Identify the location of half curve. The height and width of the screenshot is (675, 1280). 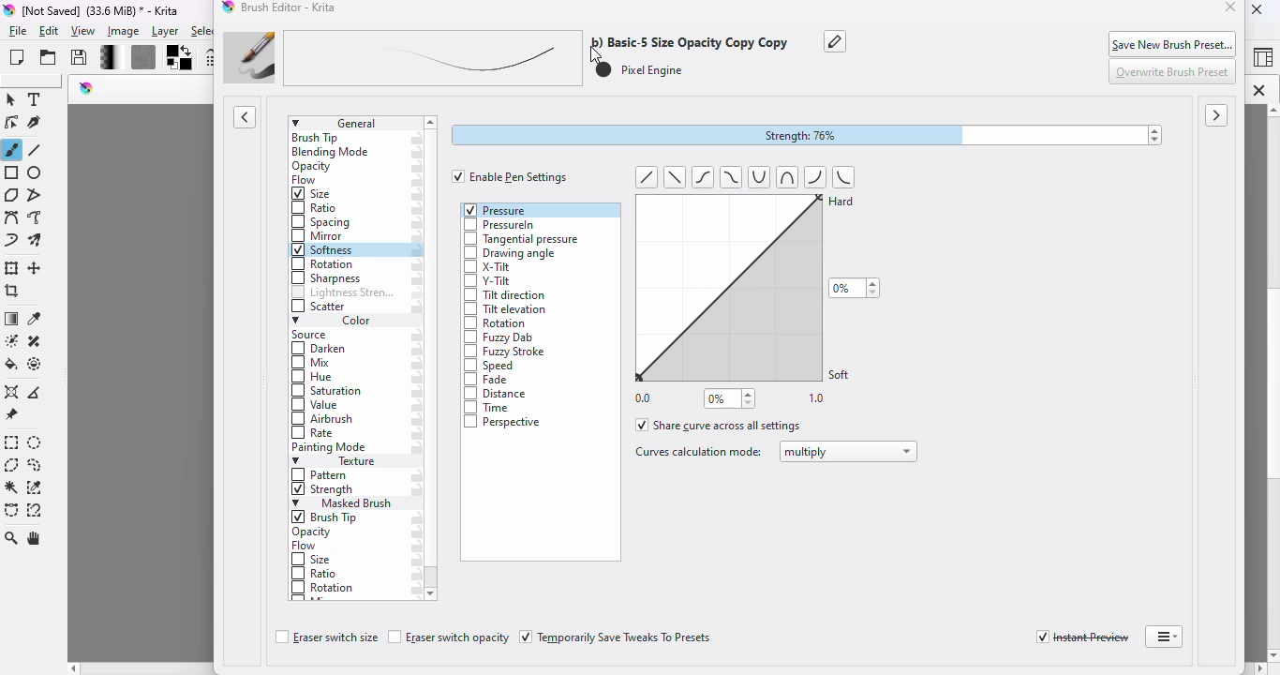
(846, 176).